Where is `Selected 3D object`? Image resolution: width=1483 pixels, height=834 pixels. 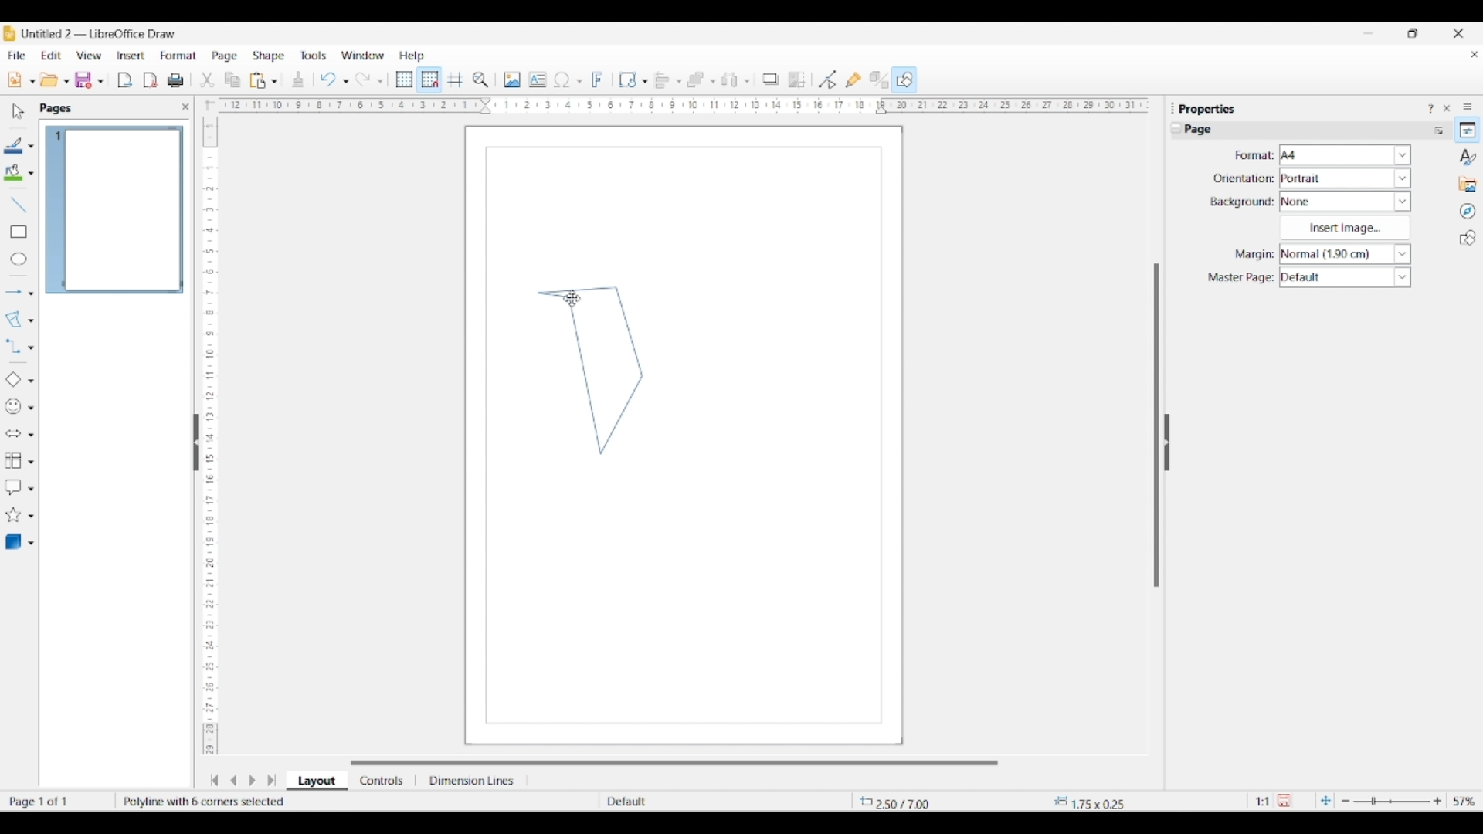 Selected 3D object is located at coordinates (13, 542).